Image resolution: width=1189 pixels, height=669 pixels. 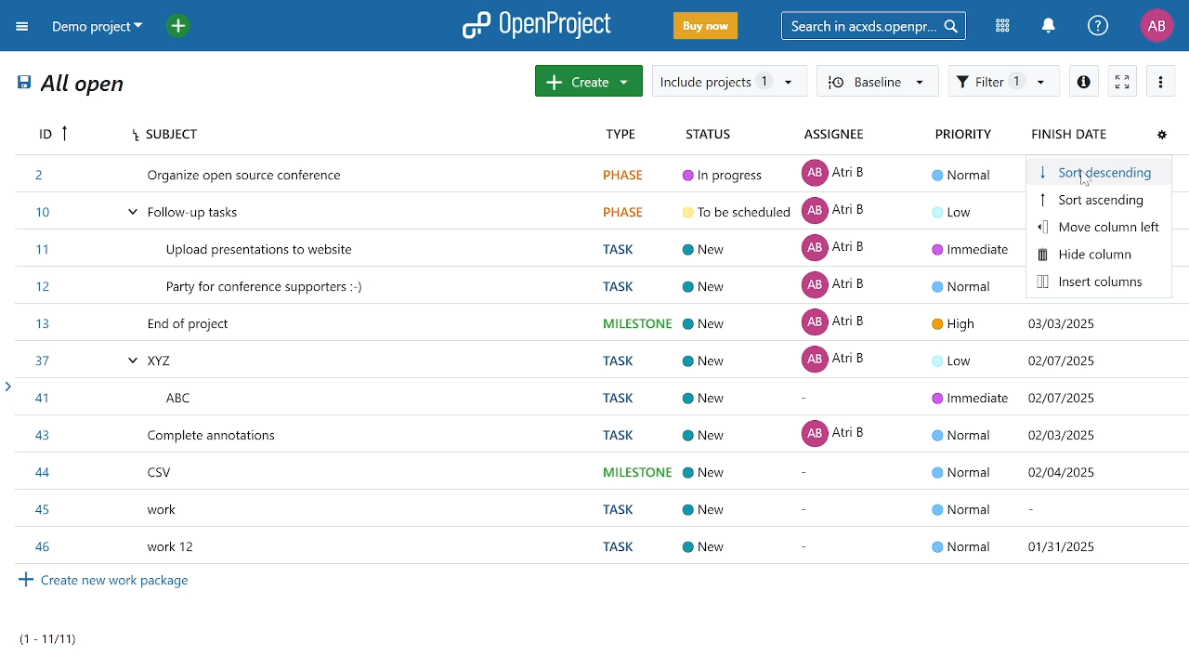 I want to click on task titled "Organize open source conference ", so click(x=524, y=174).